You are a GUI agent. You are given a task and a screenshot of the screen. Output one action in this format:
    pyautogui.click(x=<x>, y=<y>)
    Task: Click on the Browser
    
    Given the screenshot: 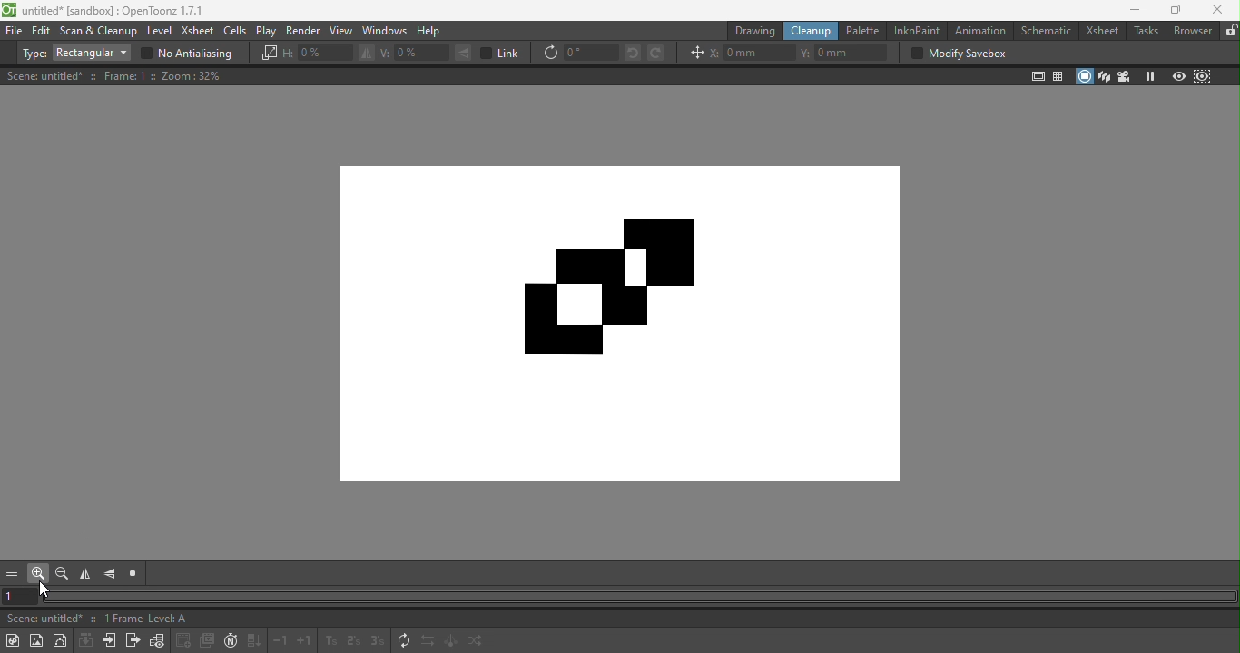 What is the action you would take?
    pyautogui.click(x=1194, y=32)
    